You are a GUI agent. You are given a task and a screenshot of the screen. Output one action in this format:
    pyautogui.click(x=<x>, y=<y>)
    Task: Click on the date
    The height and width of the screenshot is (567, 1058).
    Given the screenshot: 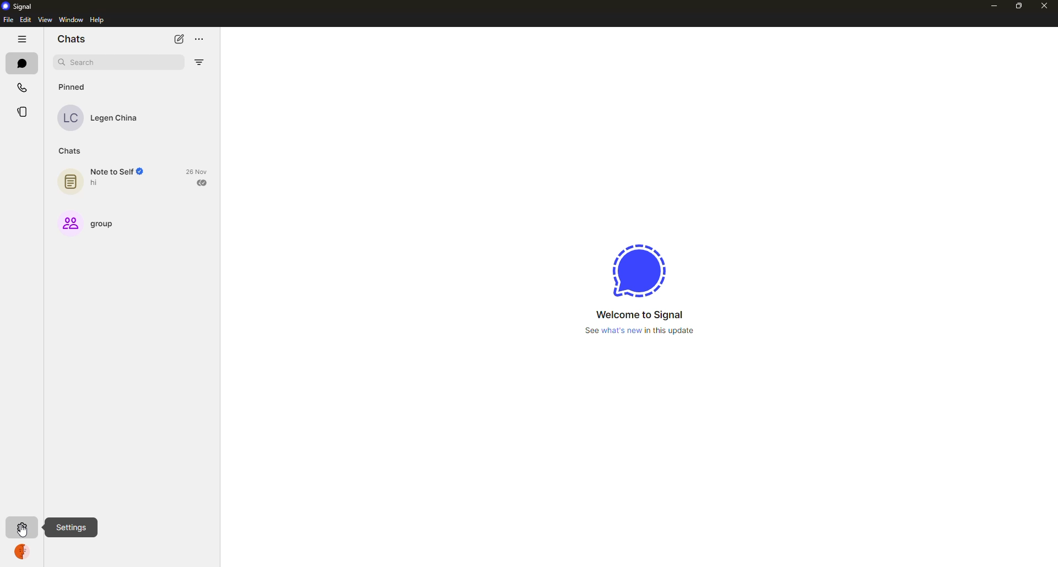 What is the action you would take?
    pyautogui.click(x=198, y=171)
    